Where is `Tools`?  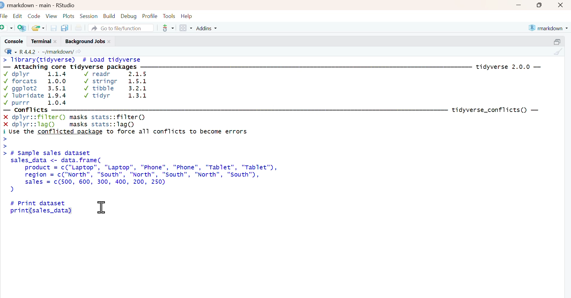
Tools is located at coordinates (169, 15).